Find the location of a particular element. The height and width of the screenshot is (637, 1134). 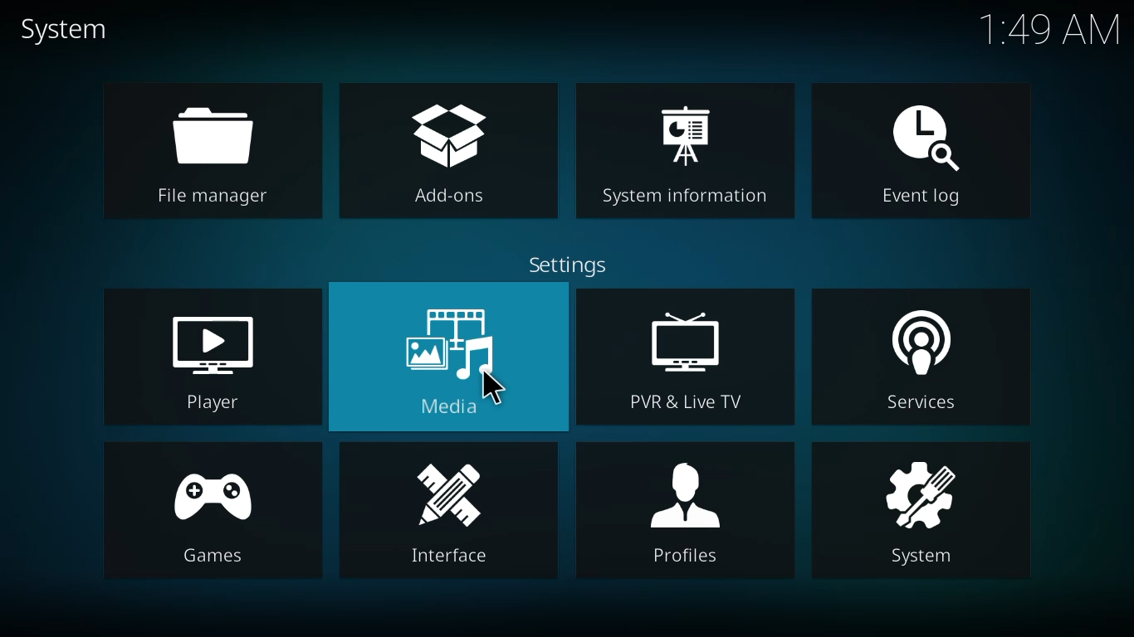

interface is located at coordinates (444, 515).